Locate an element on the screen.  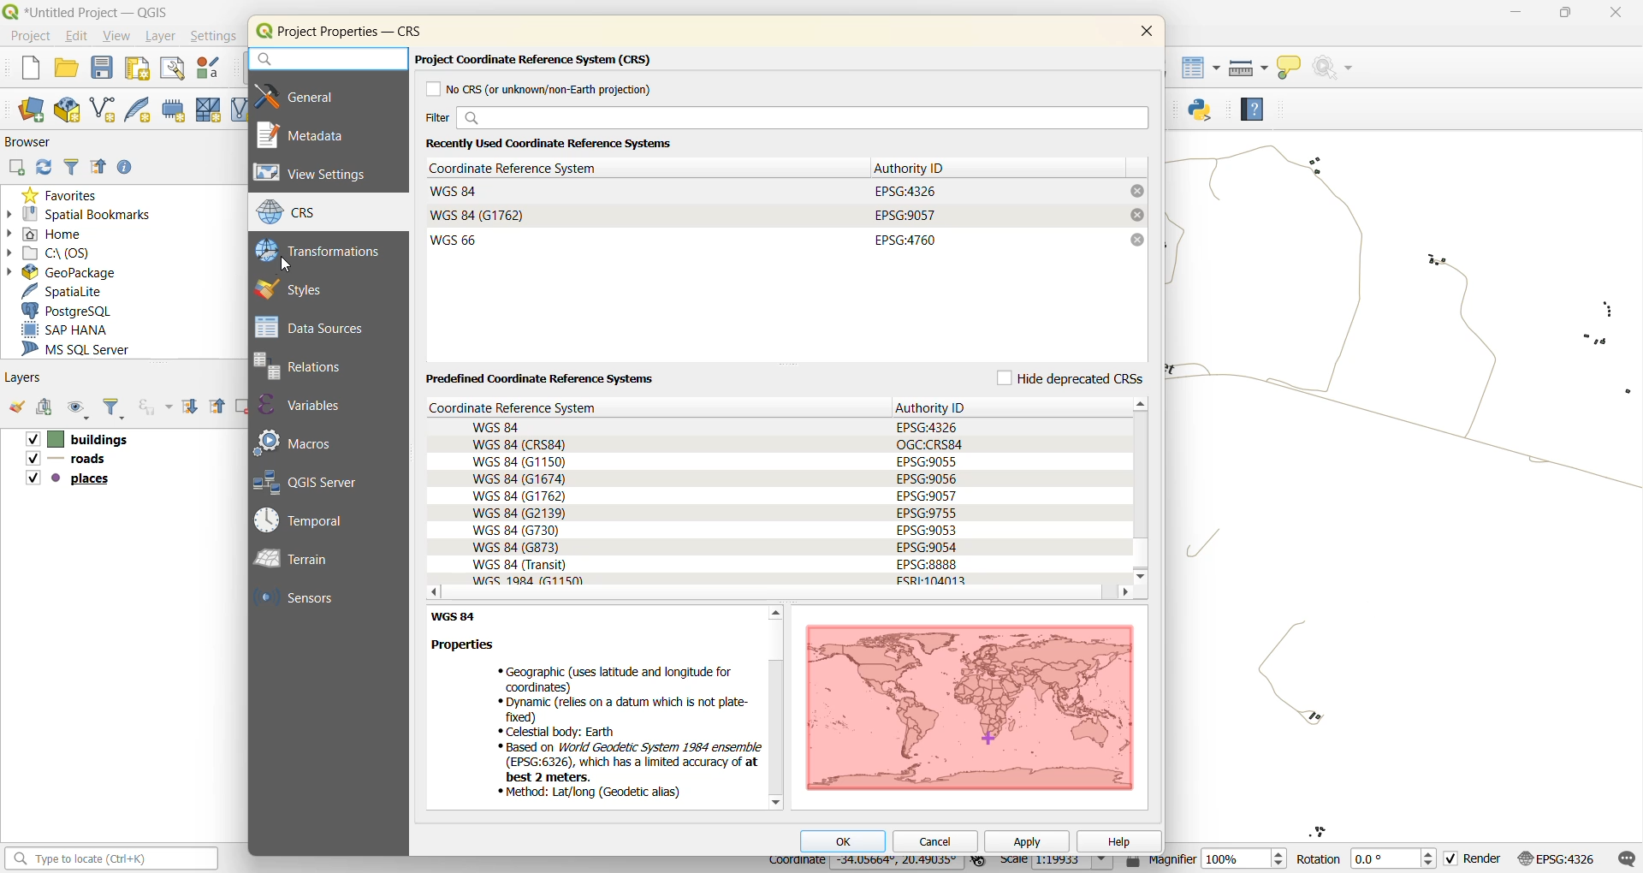
postgresql is located at coordinates (72, 312).